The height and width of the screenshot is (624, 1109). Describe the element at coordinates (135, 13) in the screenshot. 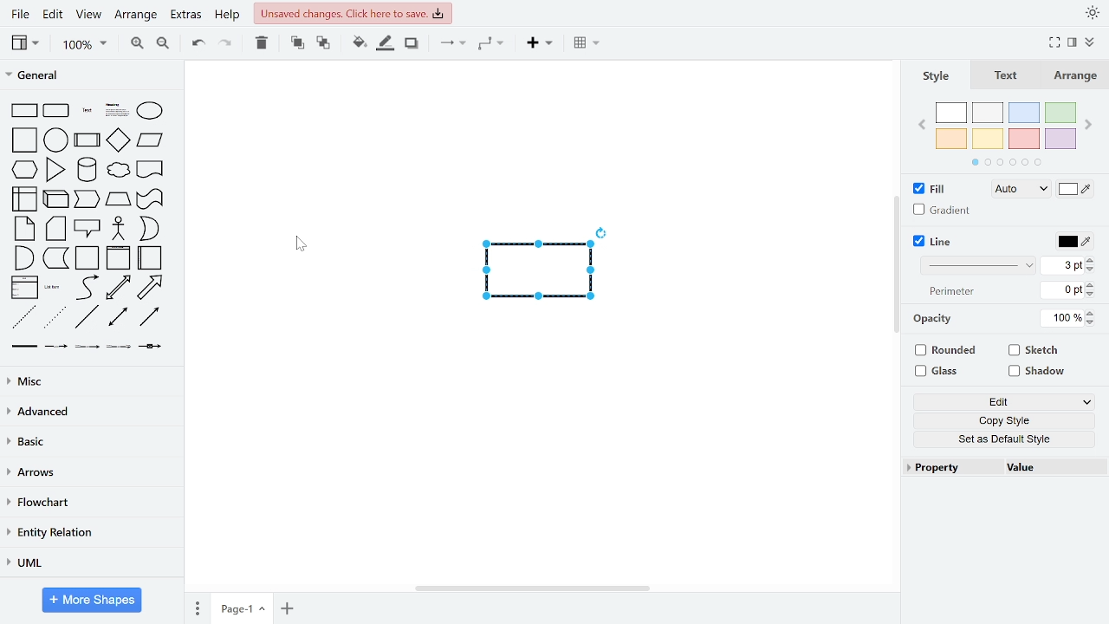

I see `arrange` at that location.